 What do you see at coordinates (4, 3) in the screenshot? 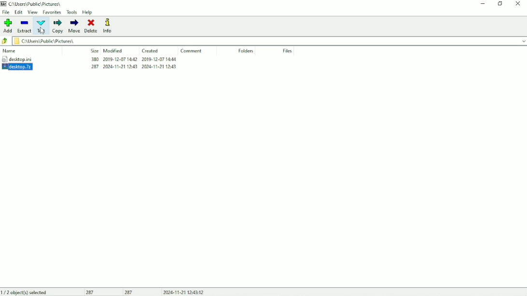
I see `7 zip logo` at bounding box center [4, 3].